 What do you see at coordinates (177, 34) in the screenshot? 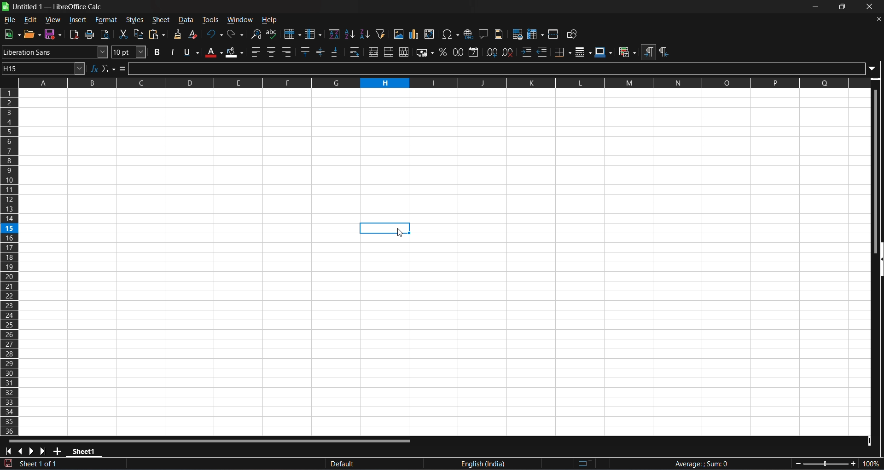
I see `clone formatting` at bounding box center [177, 34].